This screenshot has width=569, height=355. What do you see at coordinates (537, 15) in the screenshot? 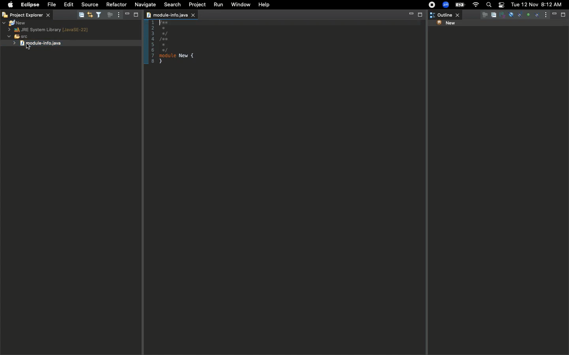
I see `Focus` at bounding box center [537, 15].